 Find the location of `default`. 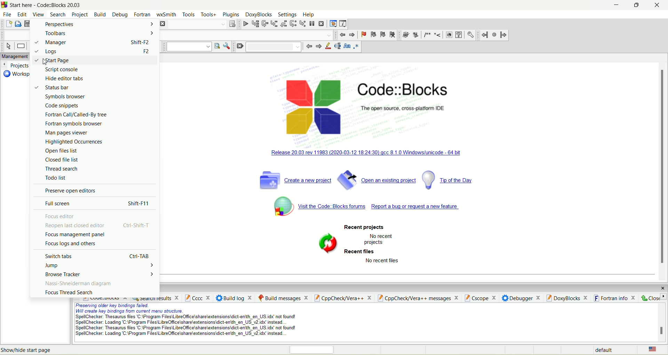

default is located at coordinates (603, 350).